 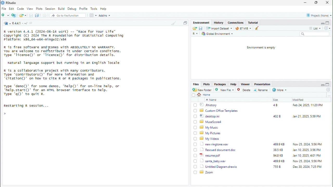 I want to click on New folder , so click(x=5, y=15).